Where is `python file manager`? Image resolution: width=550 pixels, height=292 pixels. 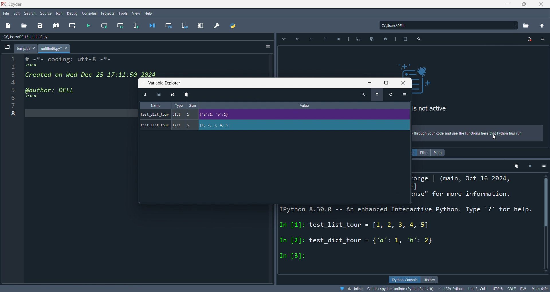
python file manager is located at coordinates (231, 25).